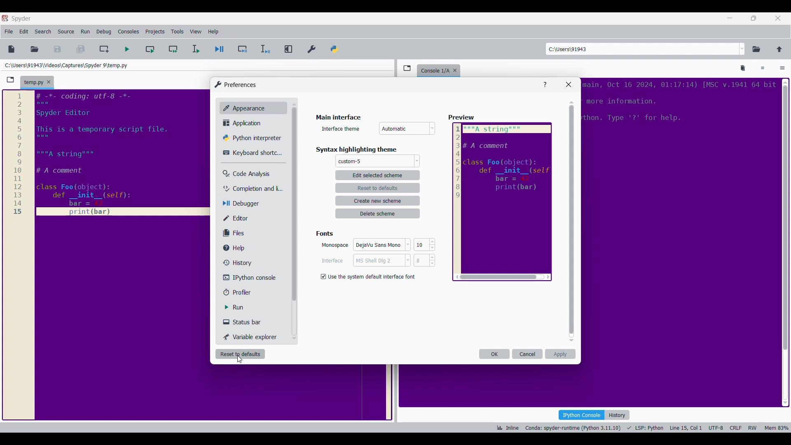 The image size is (791, 445). Describe the element at coordinates (265, 49) in the screenshot. I see `Debug selection/current line` at that location.